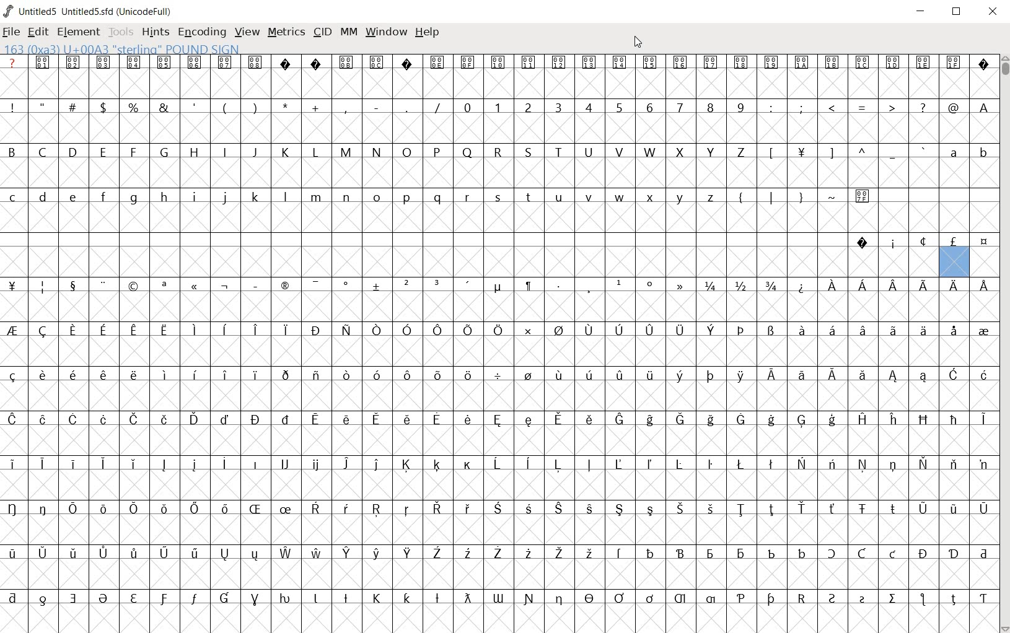 The height and width of the screenshot is (633, 1010). Describe the element at coordinates (771, 465) in the screenshot. I see `Symbol` at that location.